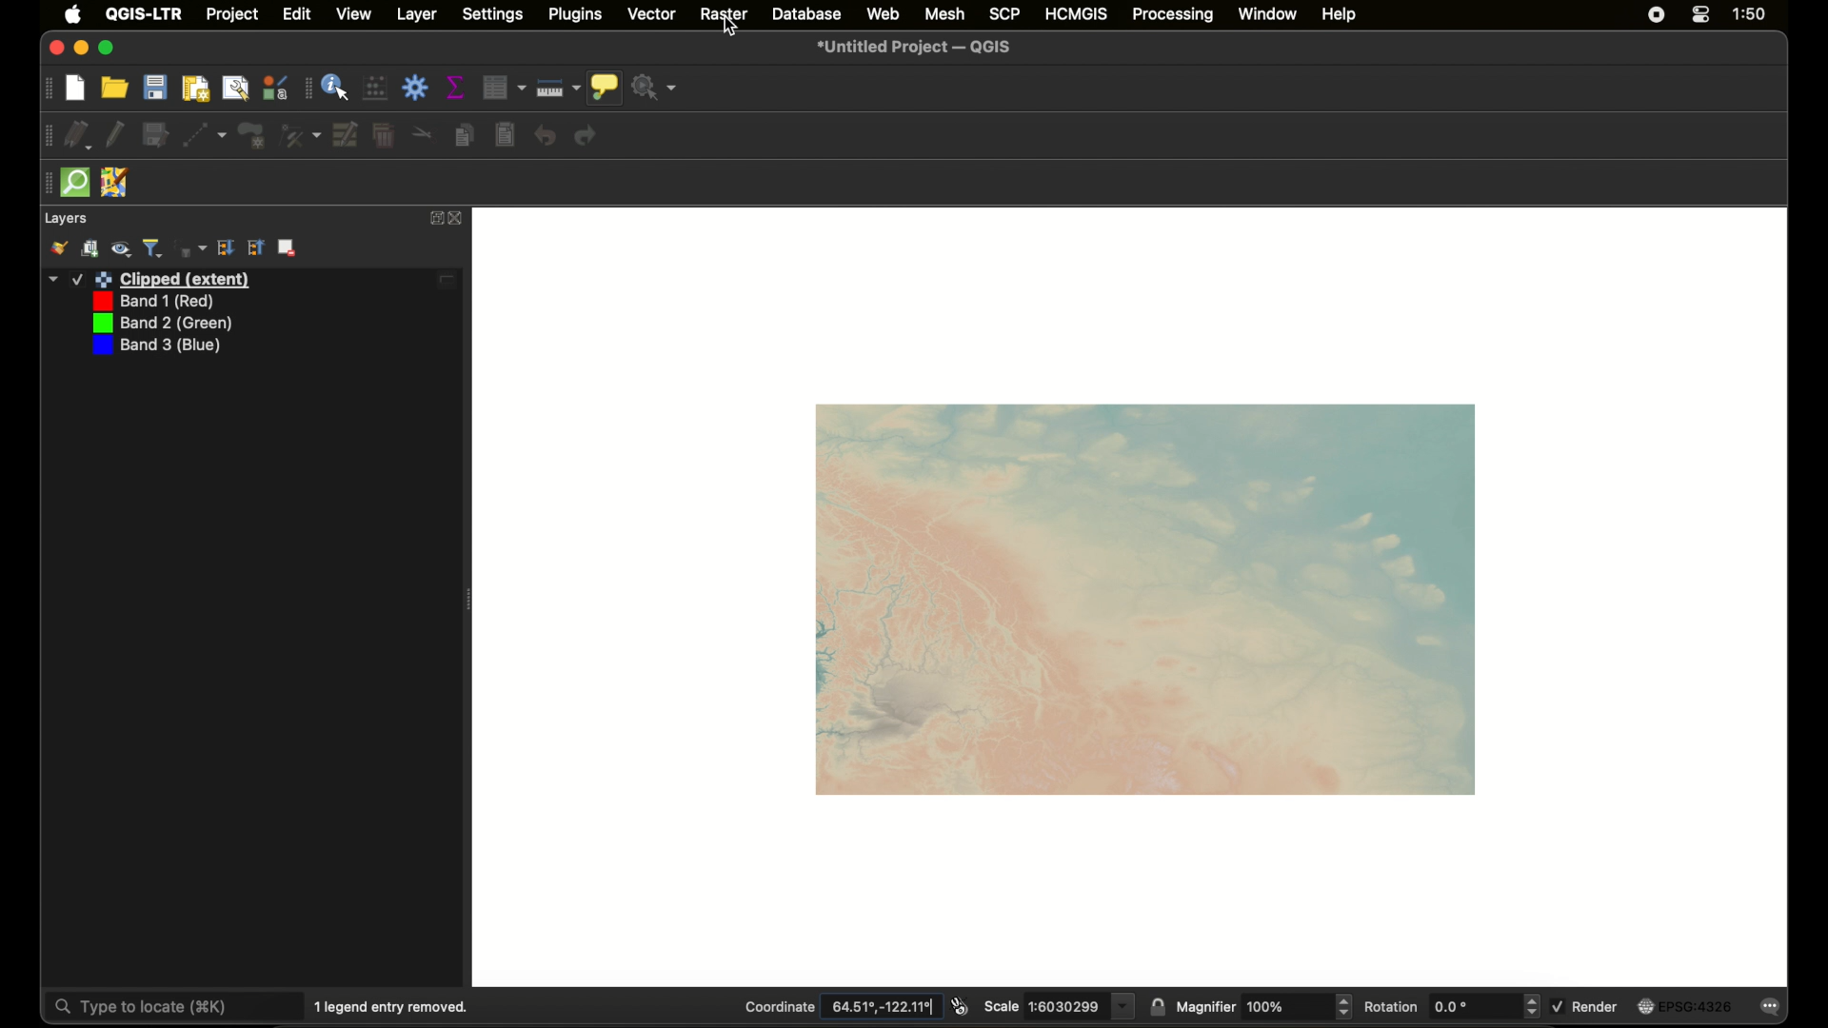  Describe the element at coordinates (233, 15) in the screenshot. I see `project` at that location.